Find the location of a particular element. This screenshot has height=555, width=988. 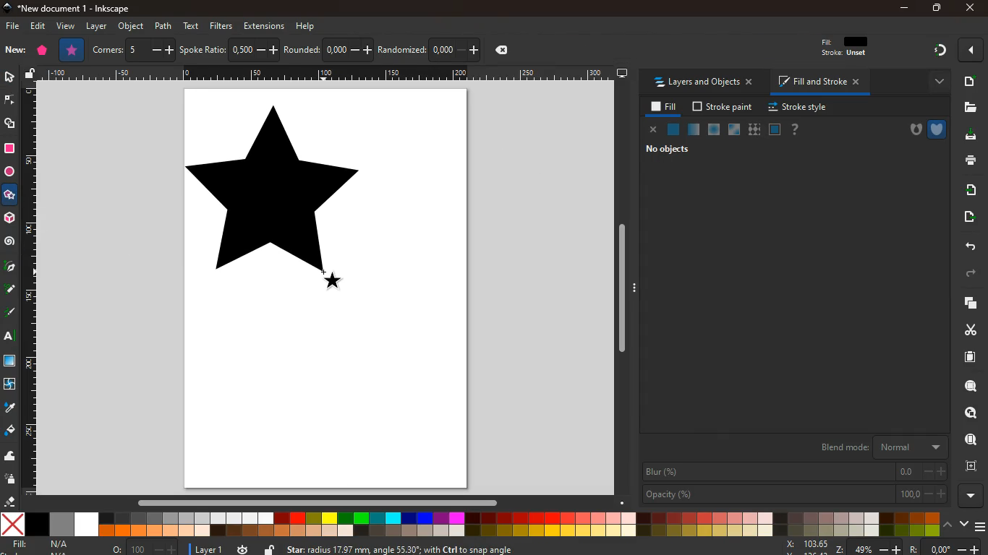

find is located at coordinates (968, 439).